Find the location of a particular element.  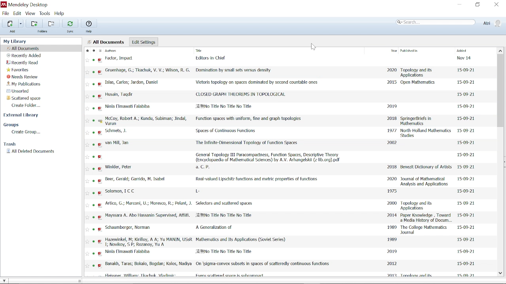

Published in is located at coordinates (408, 50).